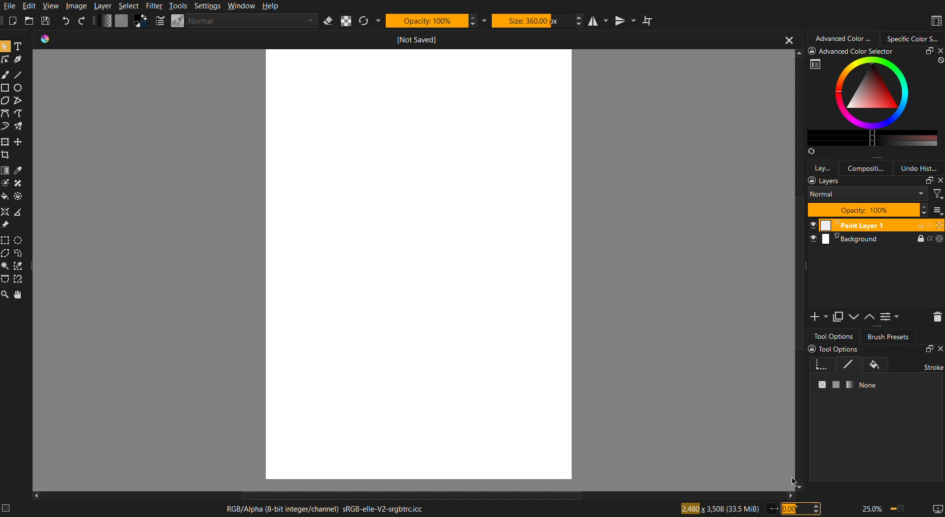 The width and height of the screenshot is (945, 517). Describe the element at coordinates (875, 101) in the screenshot. I see `Advanced Color Selector` at that location.